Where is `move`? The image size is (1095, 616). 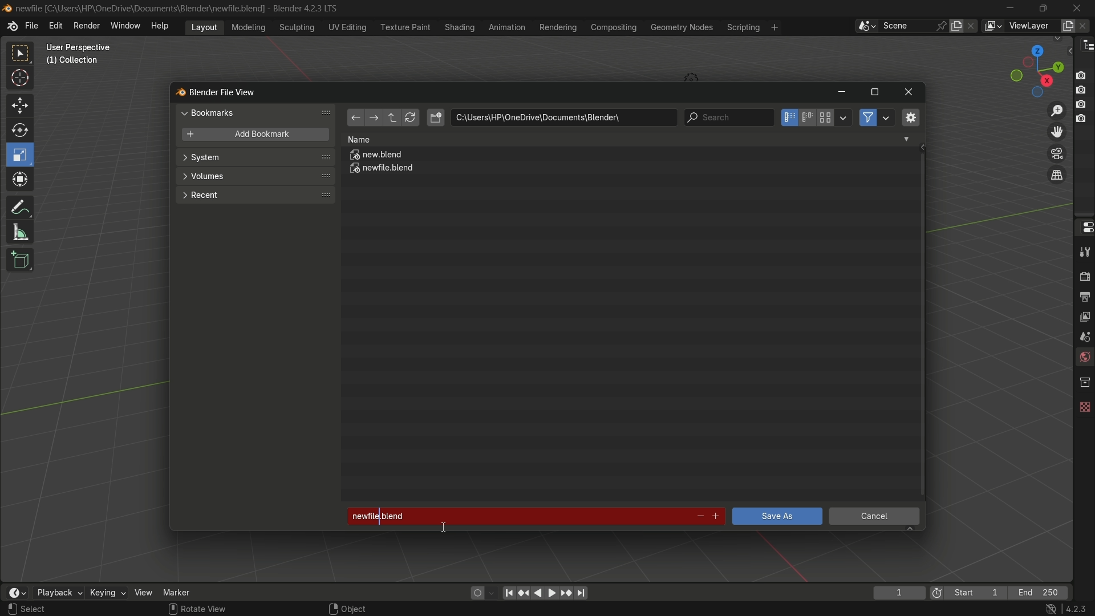
move is located at coordinates (19, 104).